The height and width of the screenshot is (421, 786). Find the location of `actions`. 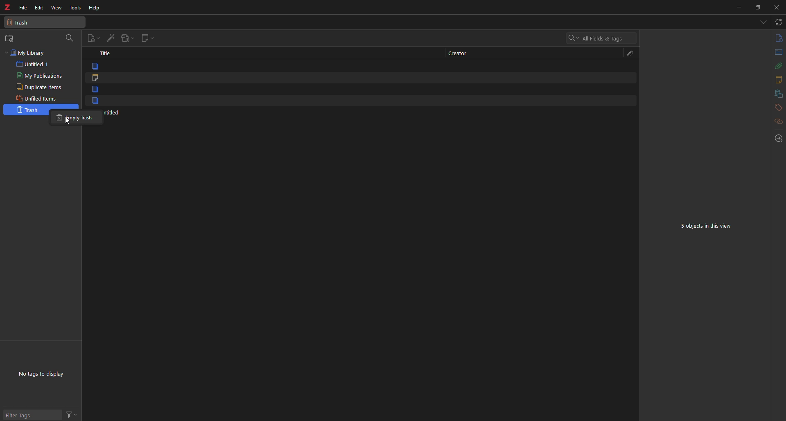

actions is located at coordinates (72, 412).